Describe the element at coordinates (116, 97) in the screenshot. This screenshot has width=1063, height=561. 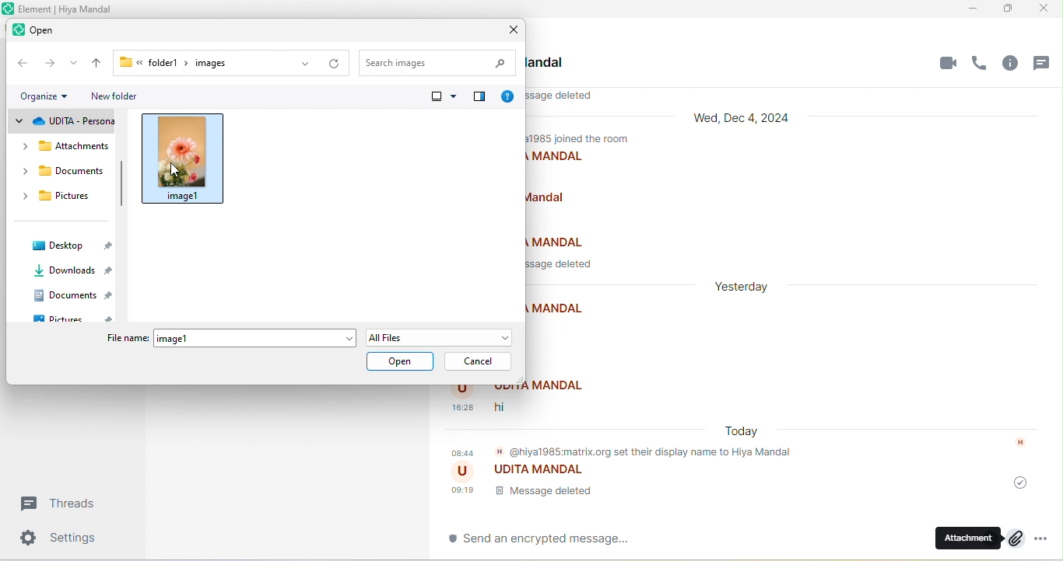
I see `new folder` at that location.